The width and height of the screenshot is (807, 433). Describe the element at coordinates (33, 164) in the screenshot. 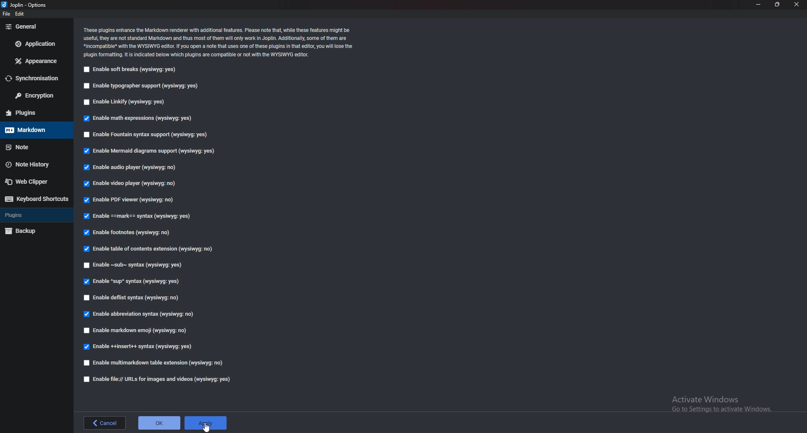

I see `Note history` at that location.